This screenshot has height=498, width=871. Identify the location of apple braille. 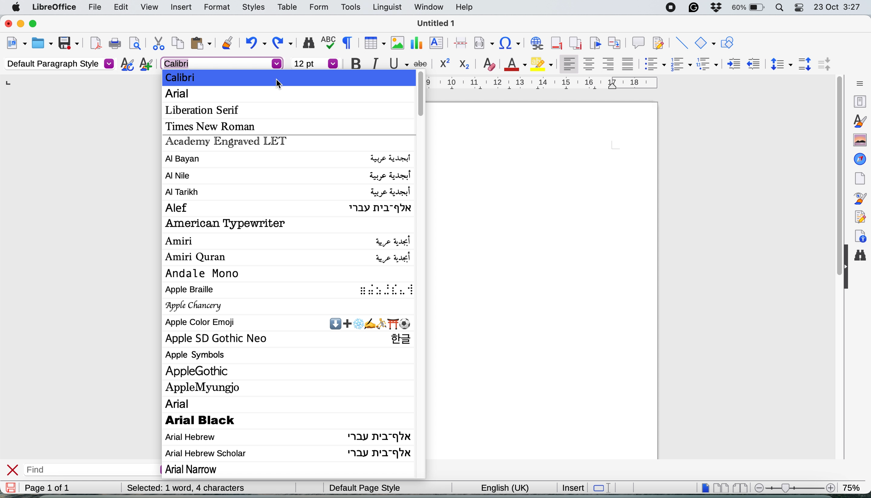
(291, 291).